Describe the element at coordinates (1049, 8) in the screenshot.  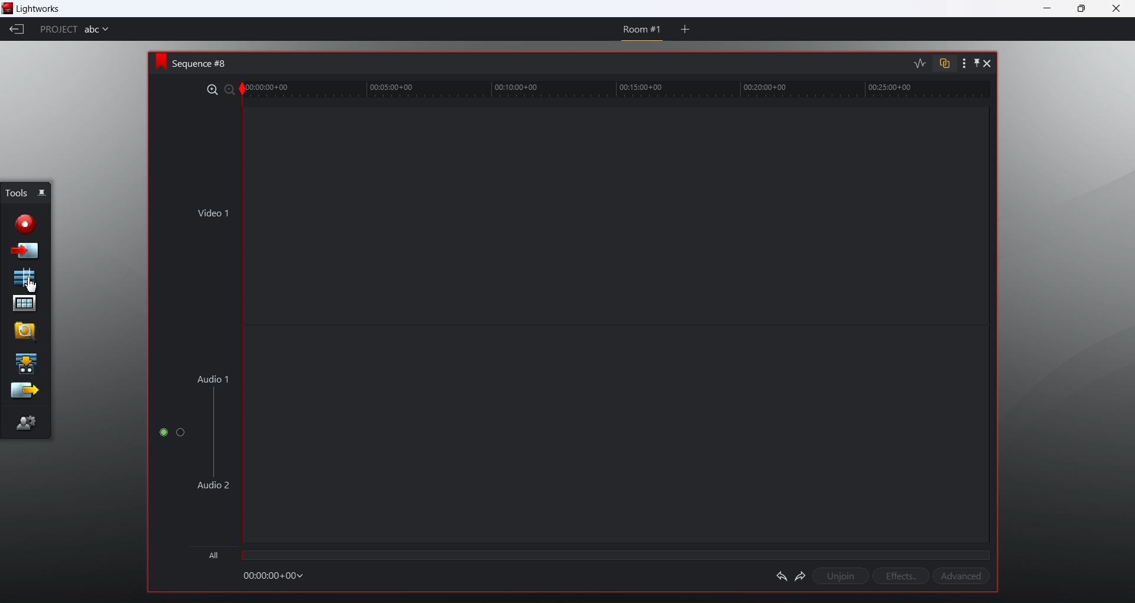
I see `minimize` at that location.